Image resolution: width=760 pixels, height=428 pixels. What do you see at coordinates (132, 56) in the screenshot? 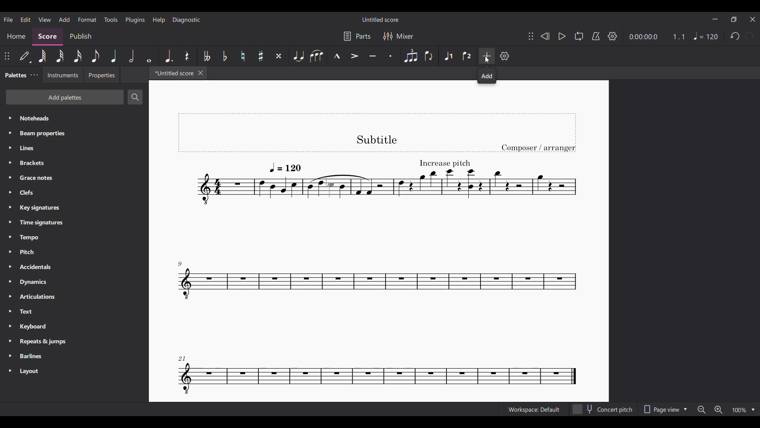
I see `Half note` at bounding box center [132, 56].